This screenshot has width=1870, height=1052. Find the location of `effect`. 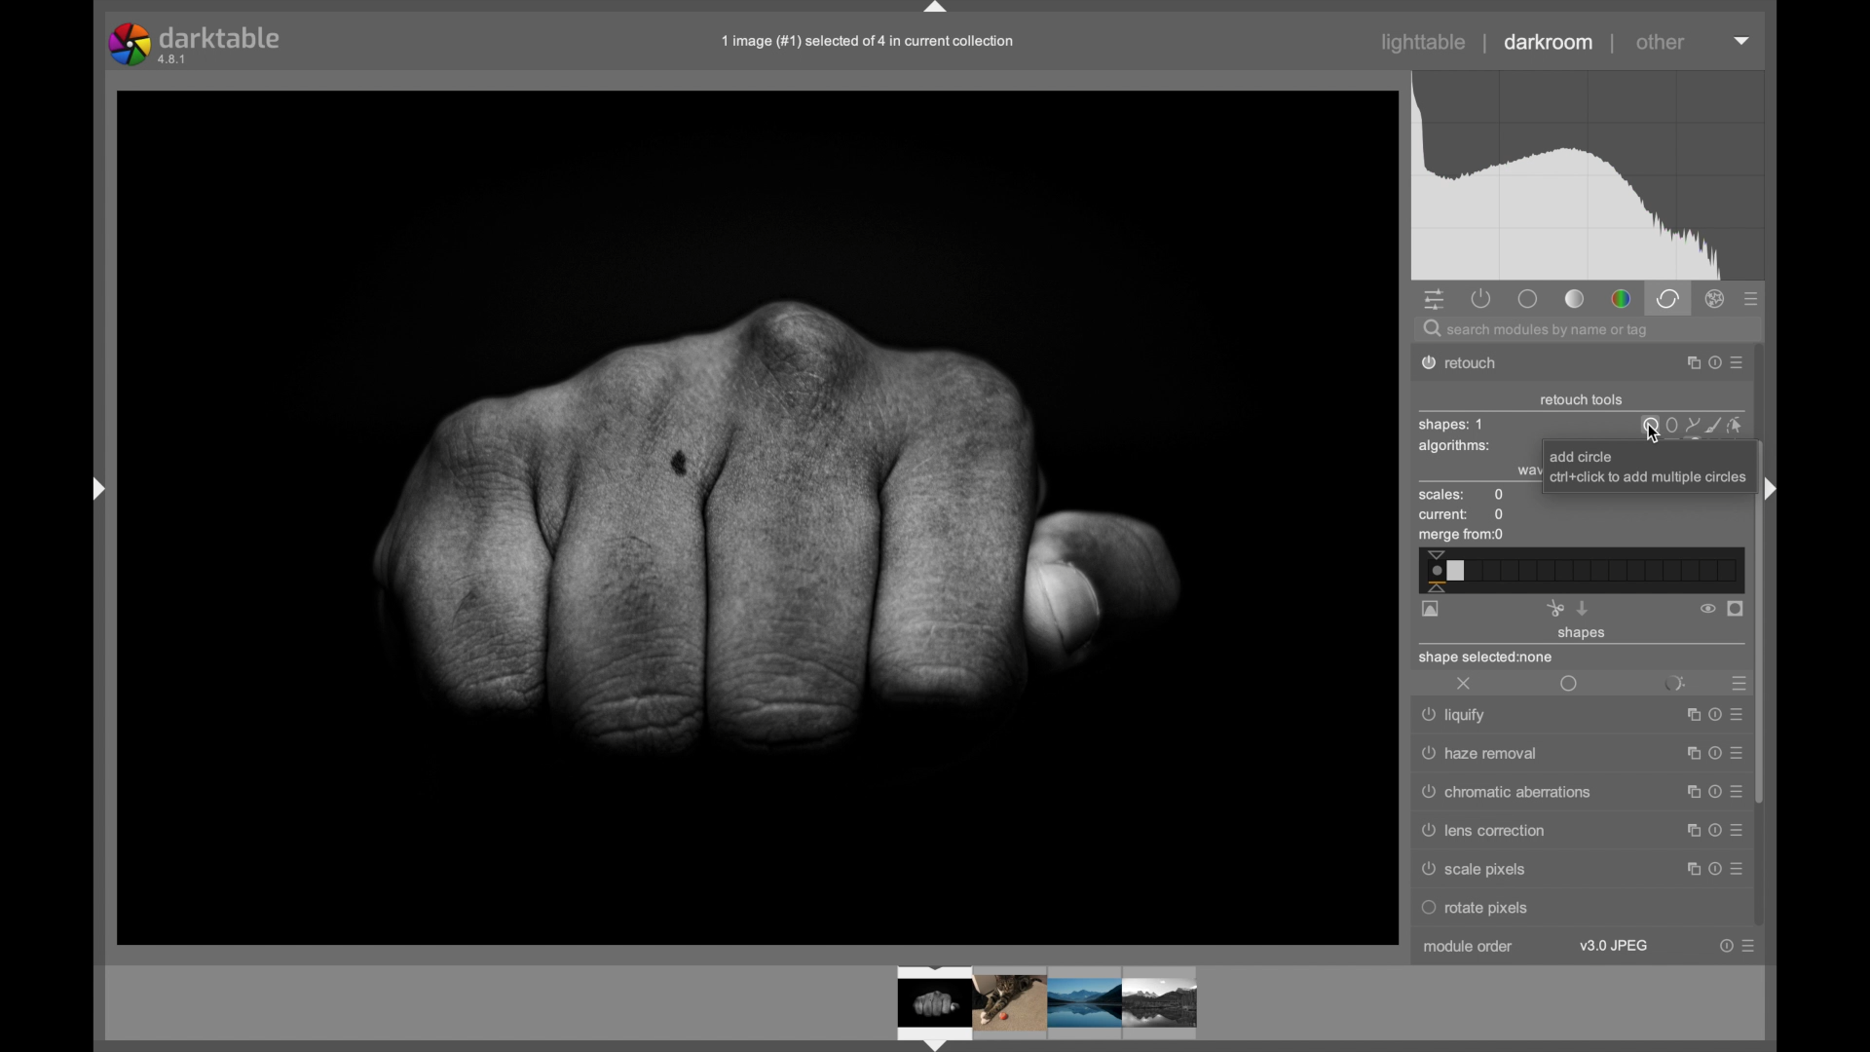

effect is located at coordinates (1716, 299).